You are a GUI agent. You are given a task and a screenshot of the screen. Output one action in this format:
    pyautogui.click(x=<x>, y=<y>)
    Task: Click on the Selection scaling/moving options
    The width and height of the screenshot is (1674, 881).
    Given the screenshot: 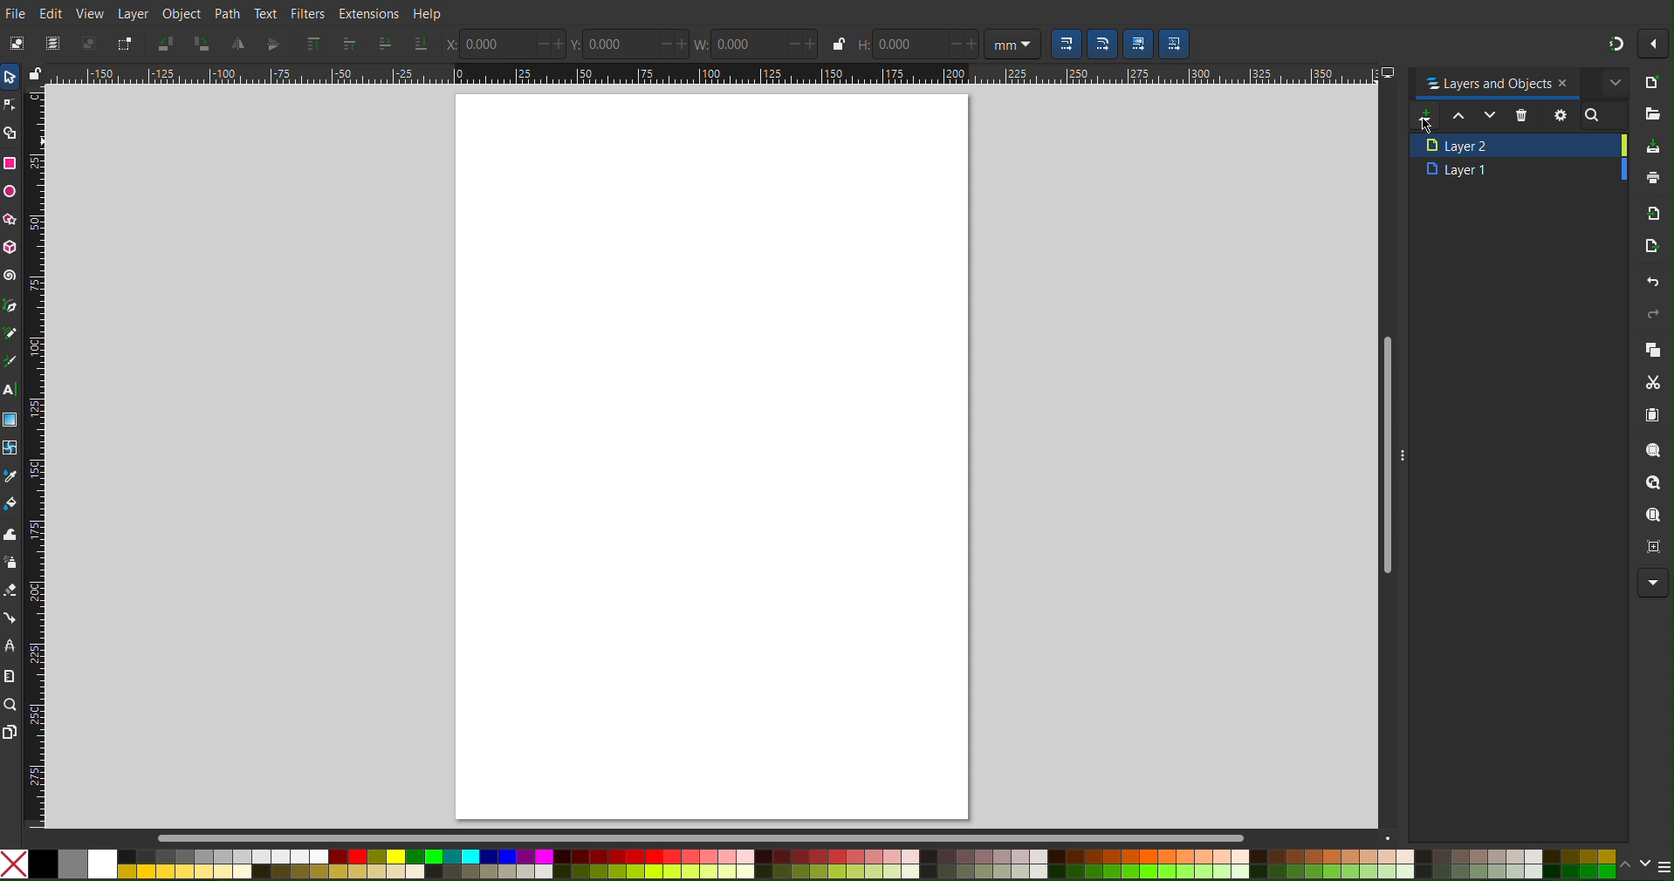 What is the action you would take?
    pyautogui.click(x=1120, y=44)
    